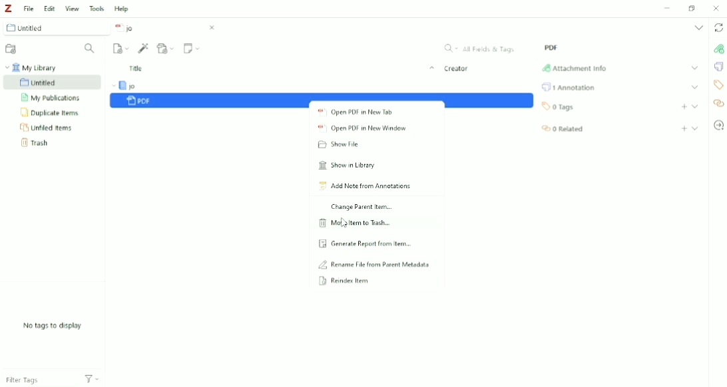  What do you see at coordinates (92, 49) in the screenshot?
I see `Filter Collections` at bounding box center [92, 49].